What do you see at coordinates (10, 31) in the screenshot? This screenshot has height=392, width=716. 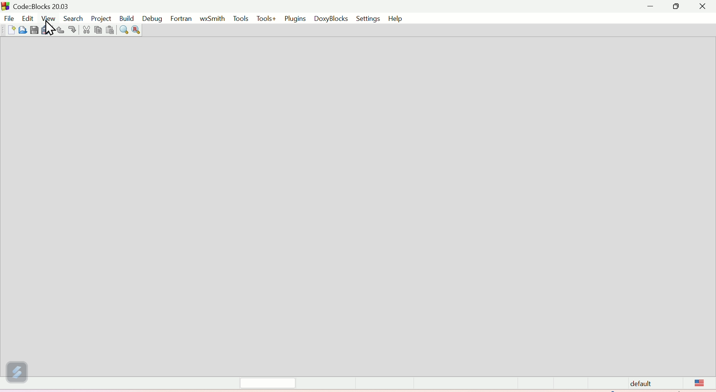 I see `` at bounding box center [10, 31].